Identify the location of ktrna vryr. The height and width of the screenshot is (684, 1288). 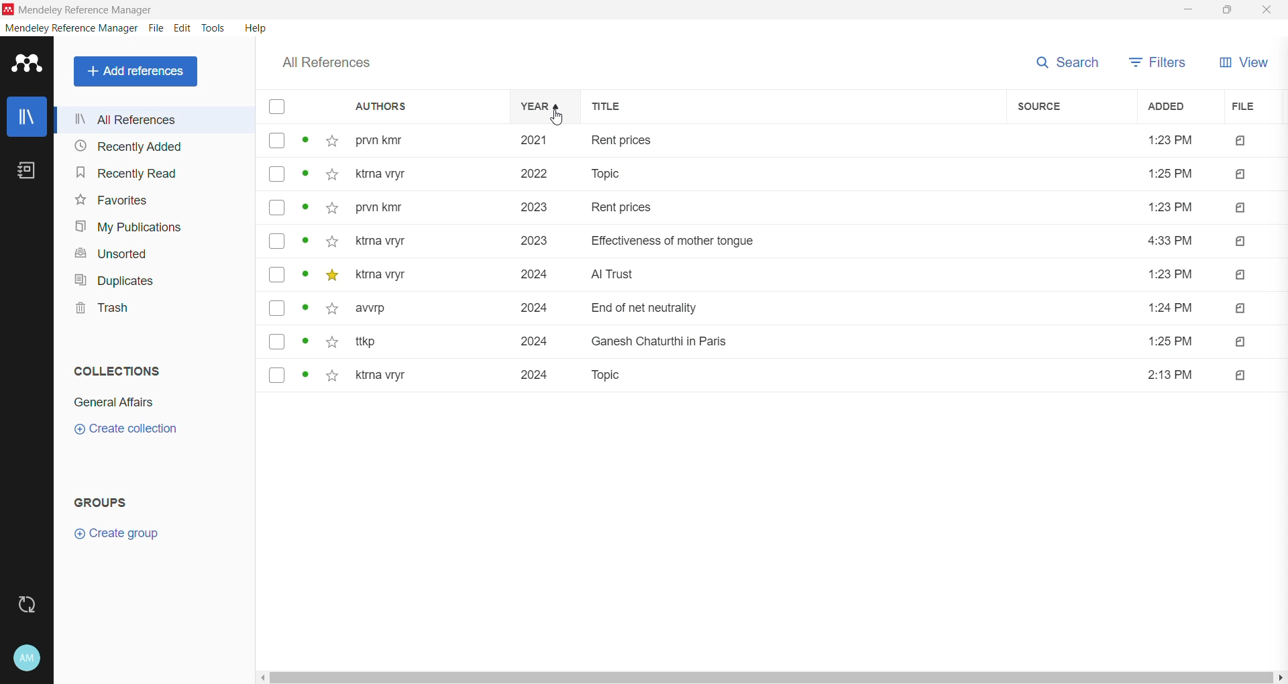
(381, 176).